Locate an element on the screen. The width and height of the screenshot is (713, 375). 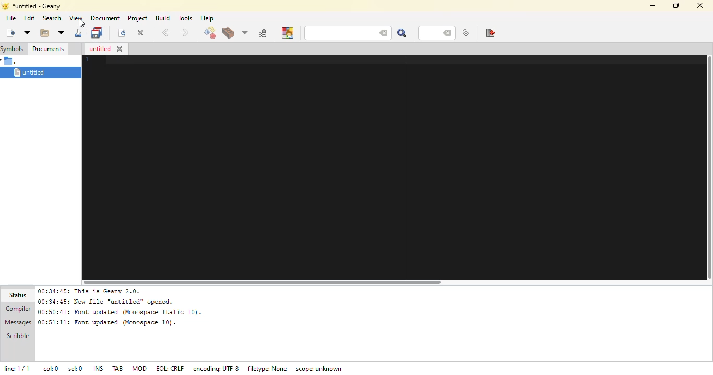
status is located at coordinates (20, 295).